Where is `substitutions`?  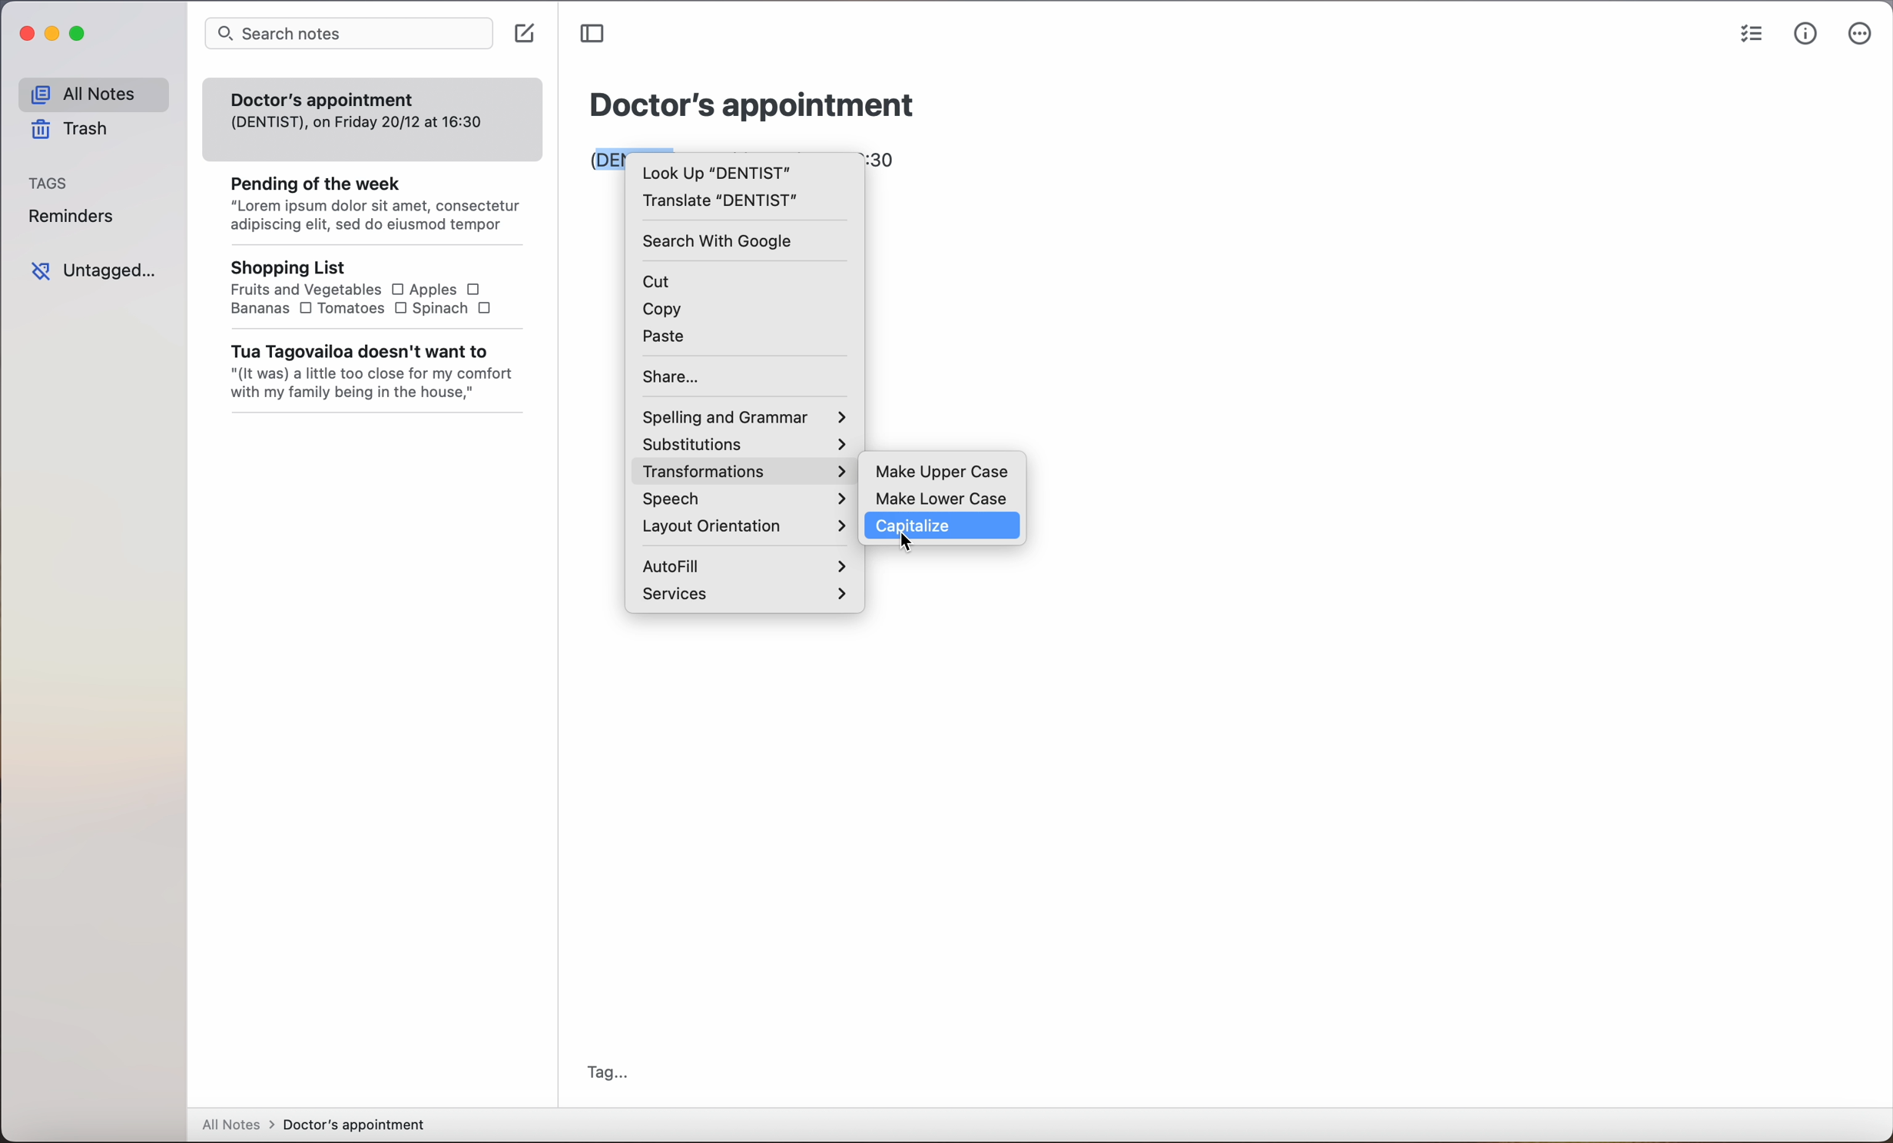
substitutions is located at coordinates (749, 446).